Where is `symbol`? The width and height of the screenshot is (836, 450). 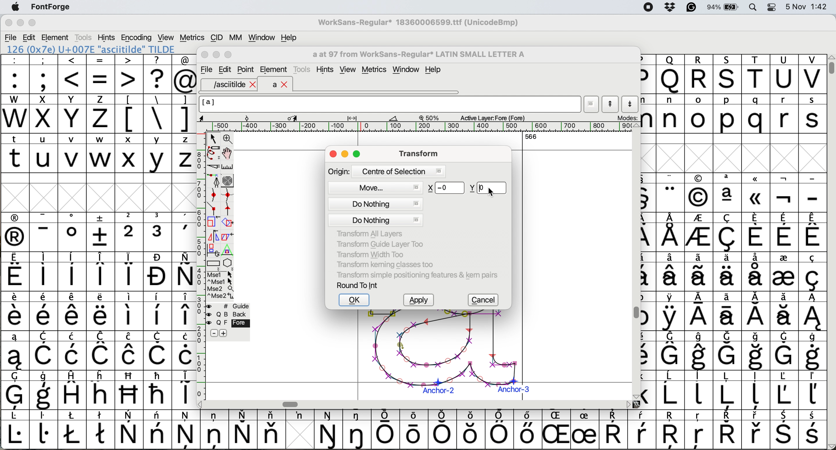 symbol is located at coordinates (243, 429).